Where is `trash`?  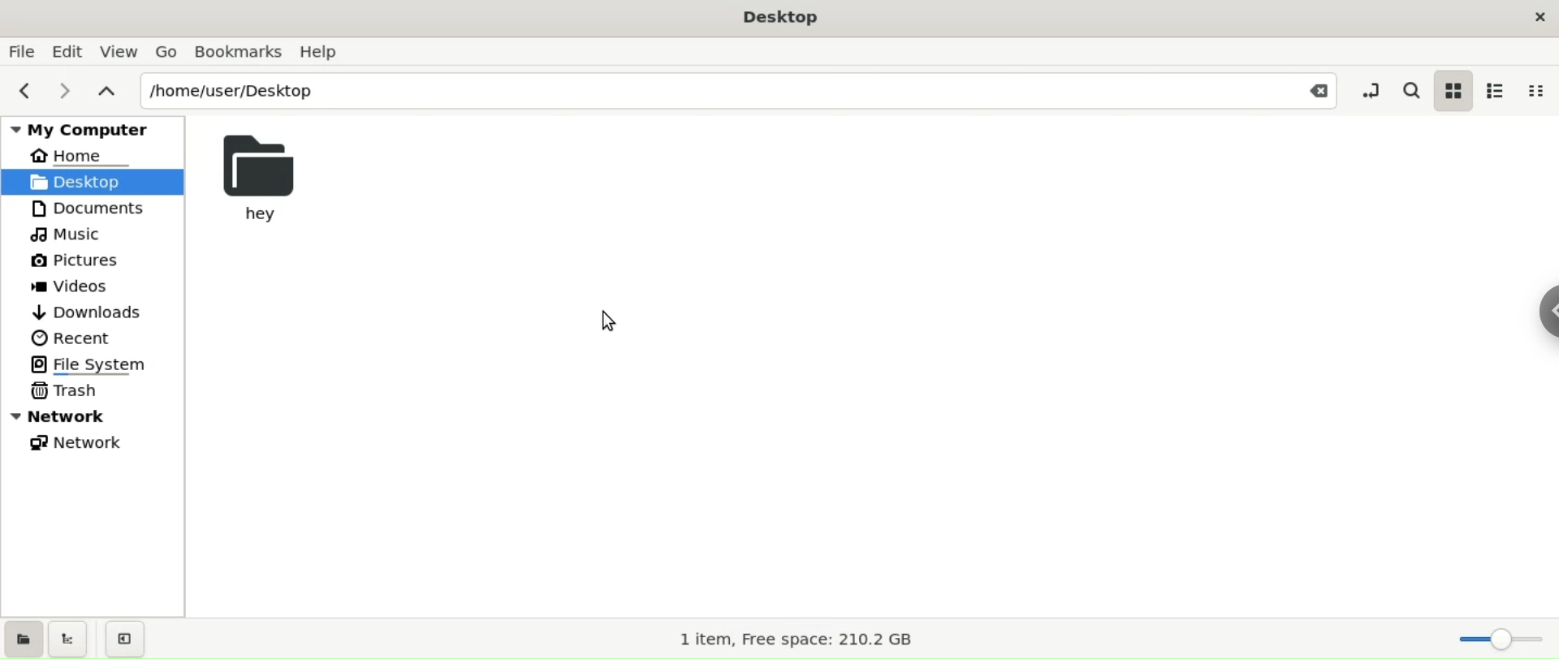 trash is located at coordinates (74, 393).